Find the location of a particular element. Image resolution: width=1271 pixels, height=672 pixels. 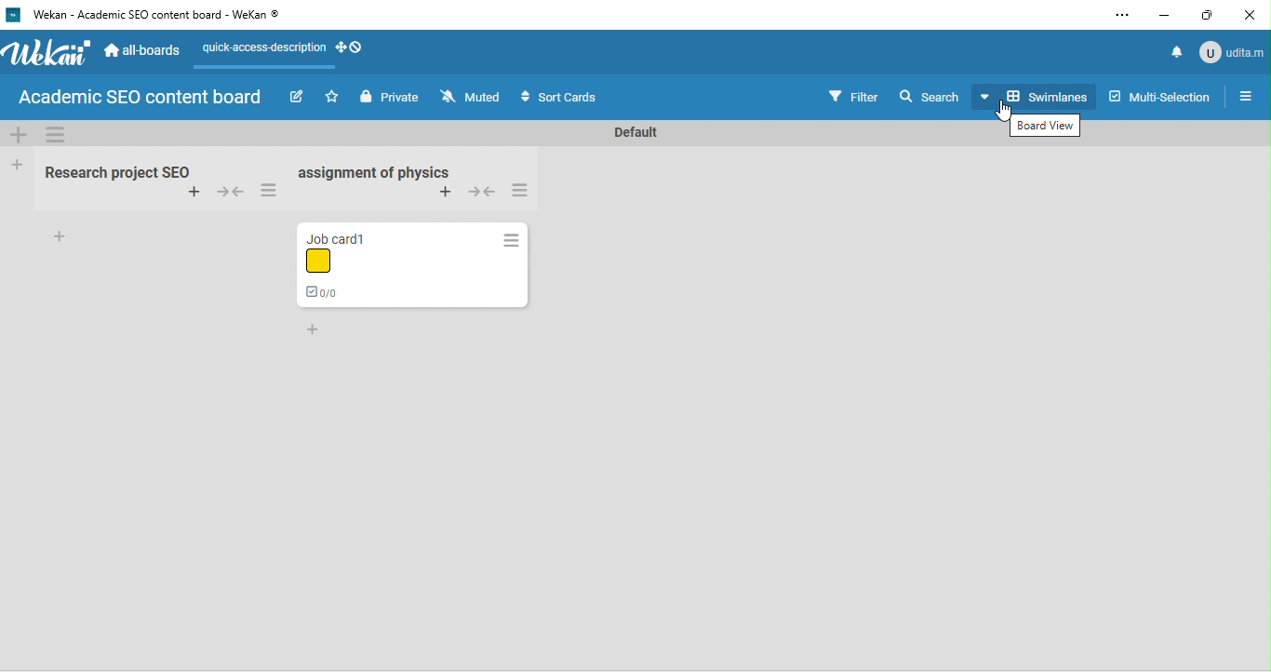

swimlanes is located at coordinates (1037, 95).